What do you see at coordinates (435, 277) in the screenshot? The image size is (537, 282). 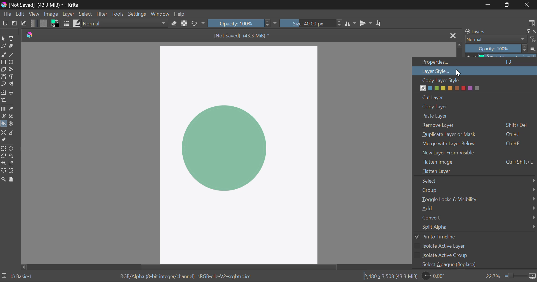 I see `Page Rotation` at bounding box center [435, 277].